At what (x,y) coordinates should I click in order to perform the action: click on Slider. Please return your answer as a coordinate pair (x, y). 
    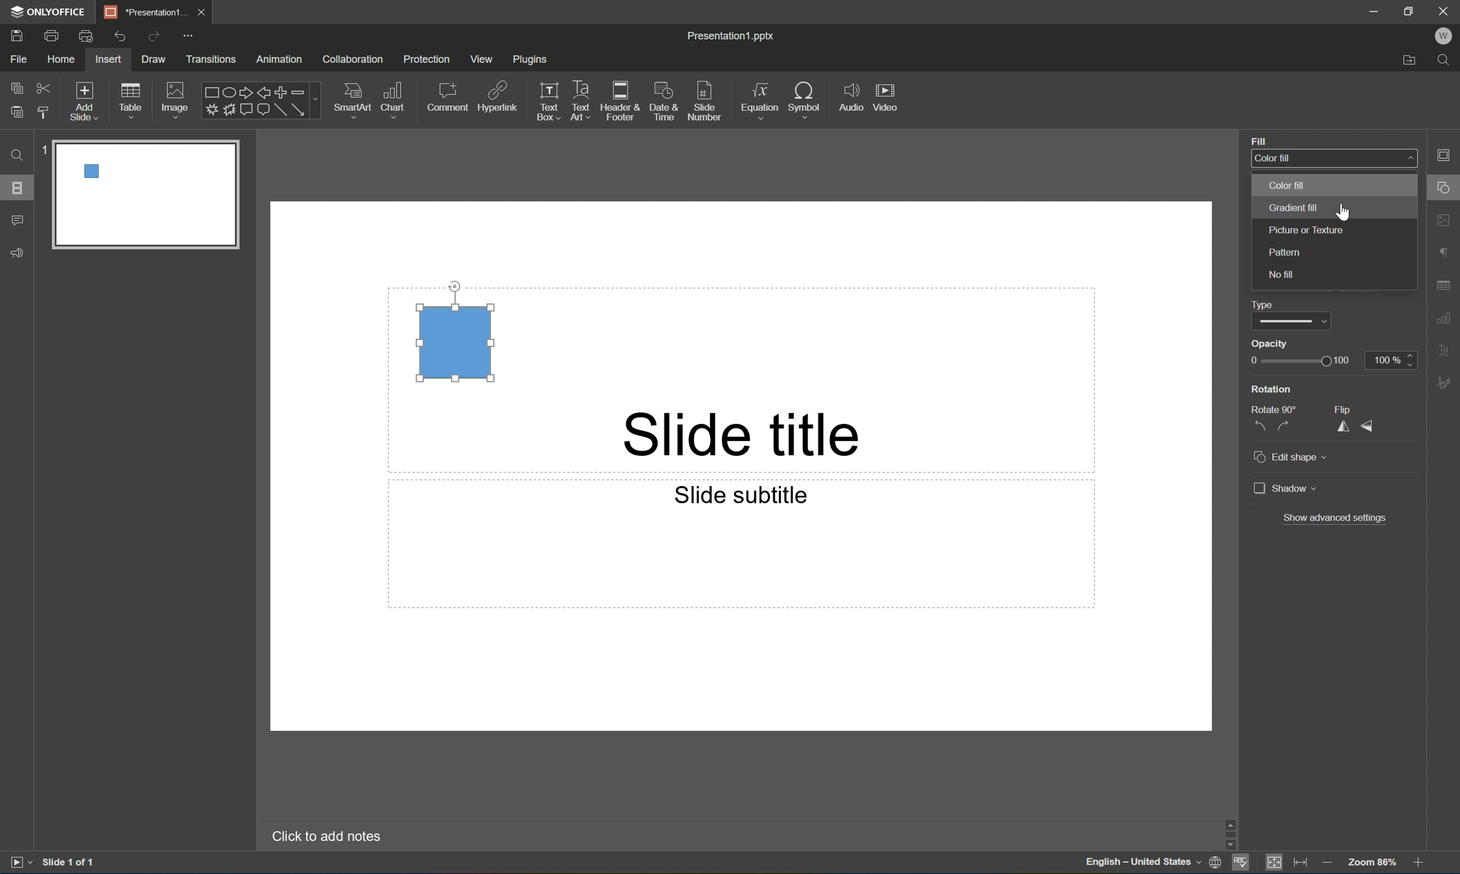
    Looking at the image, I should click on (1298, 361).